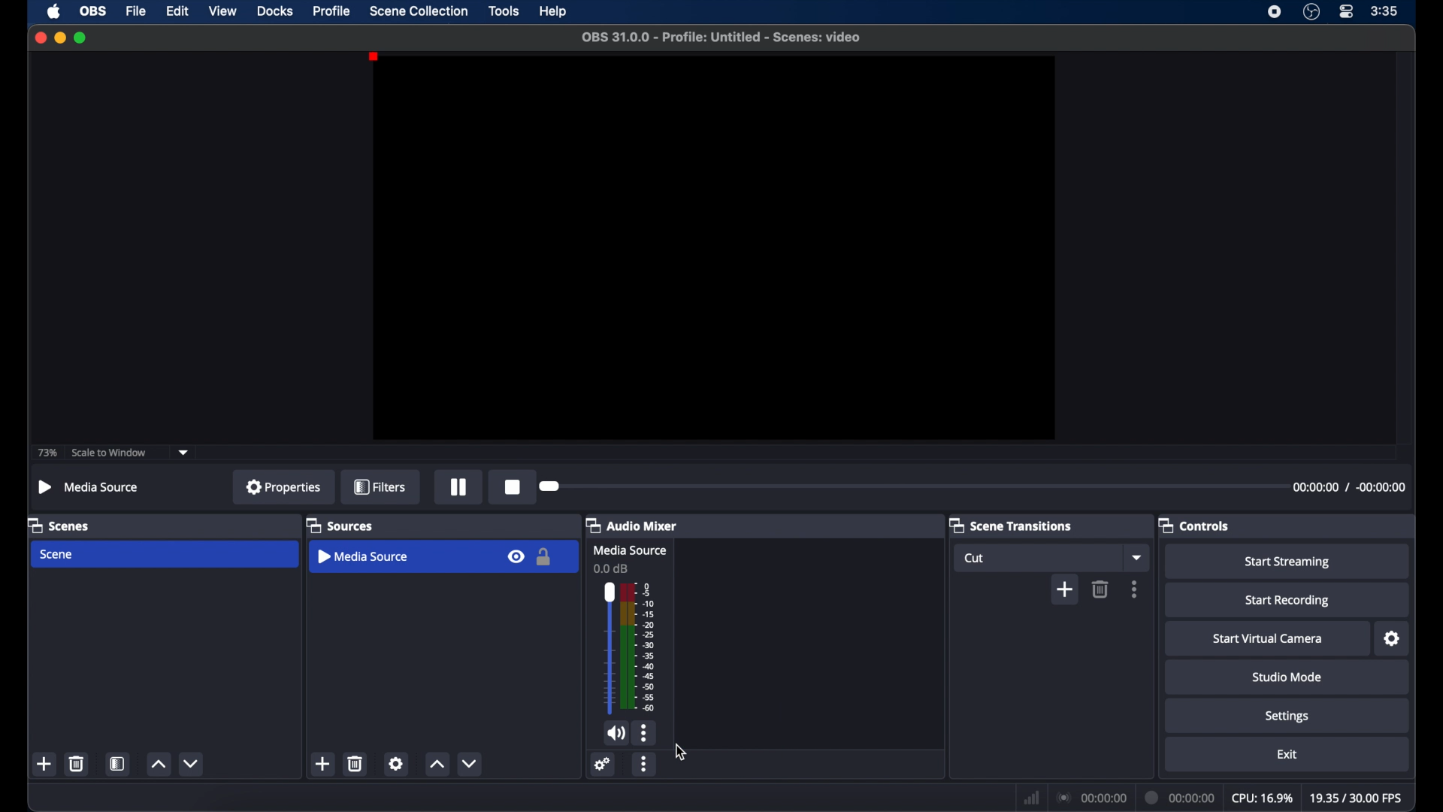  Describe the element at coordinates (1181, 797) in the screenshot. I see `duration` at that location.